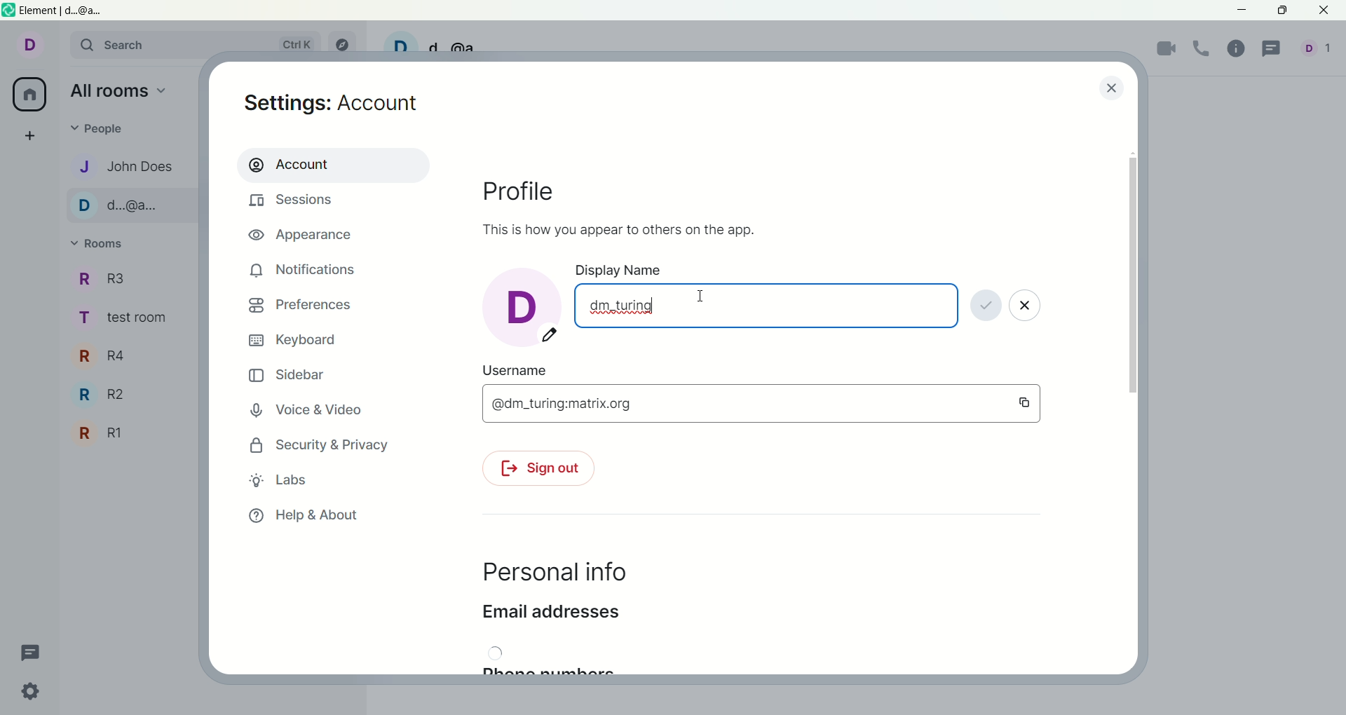 The width and height of the screenshot is (1346, 715). What do you see at coordinates (108, 356) in the screenshot?
I see `R4` at bounding box center [108, 356].